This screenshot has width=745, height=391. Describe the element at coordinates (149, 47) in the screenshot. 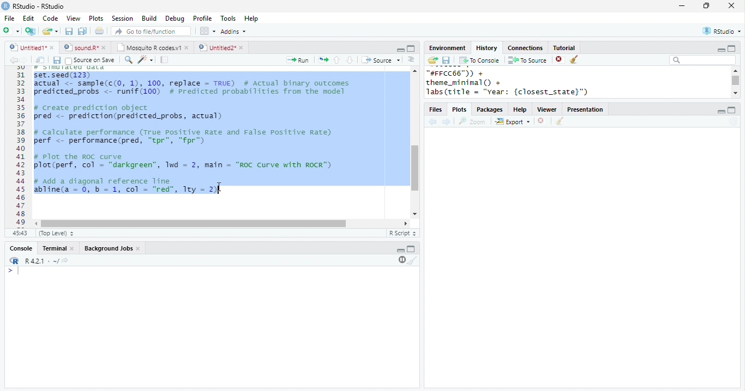

I see `Mosquito R codes.v1` at that location.